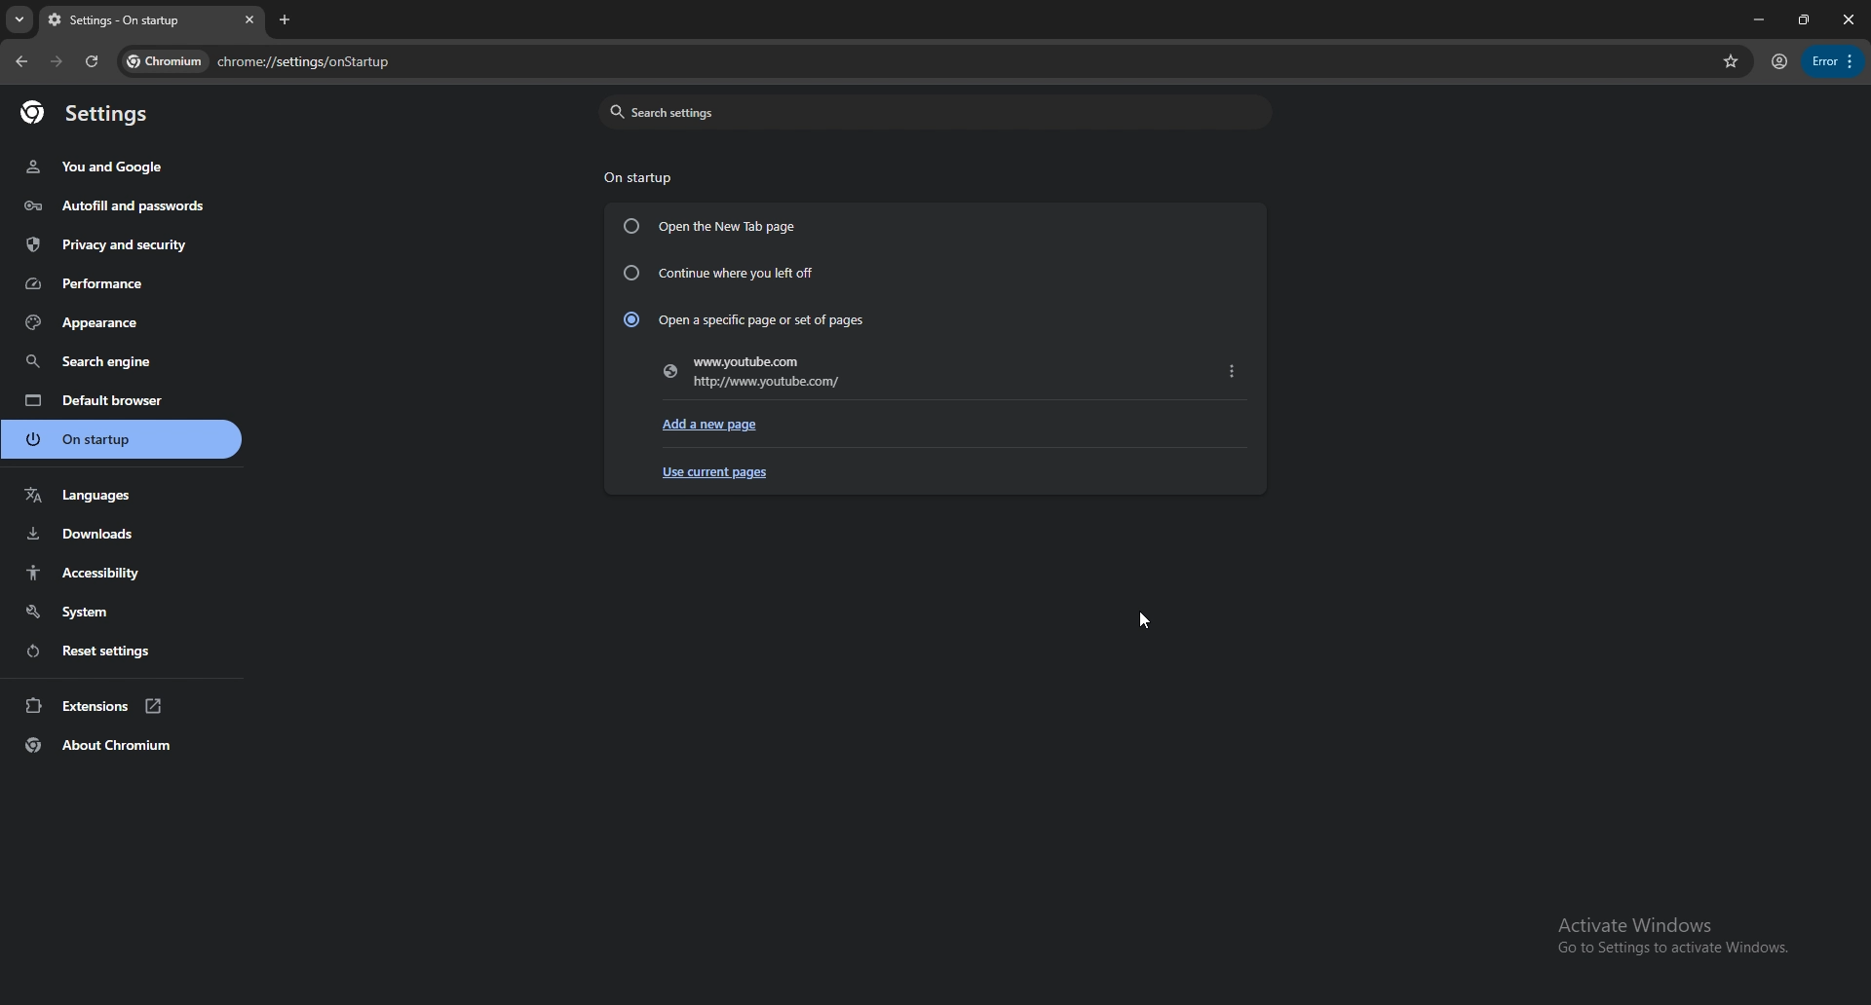 Image resolution: width=1871 pixels, height=1005 pixels. Describe the element at coordinates (1846, 19) in the screenshot. I see `close` at that location.